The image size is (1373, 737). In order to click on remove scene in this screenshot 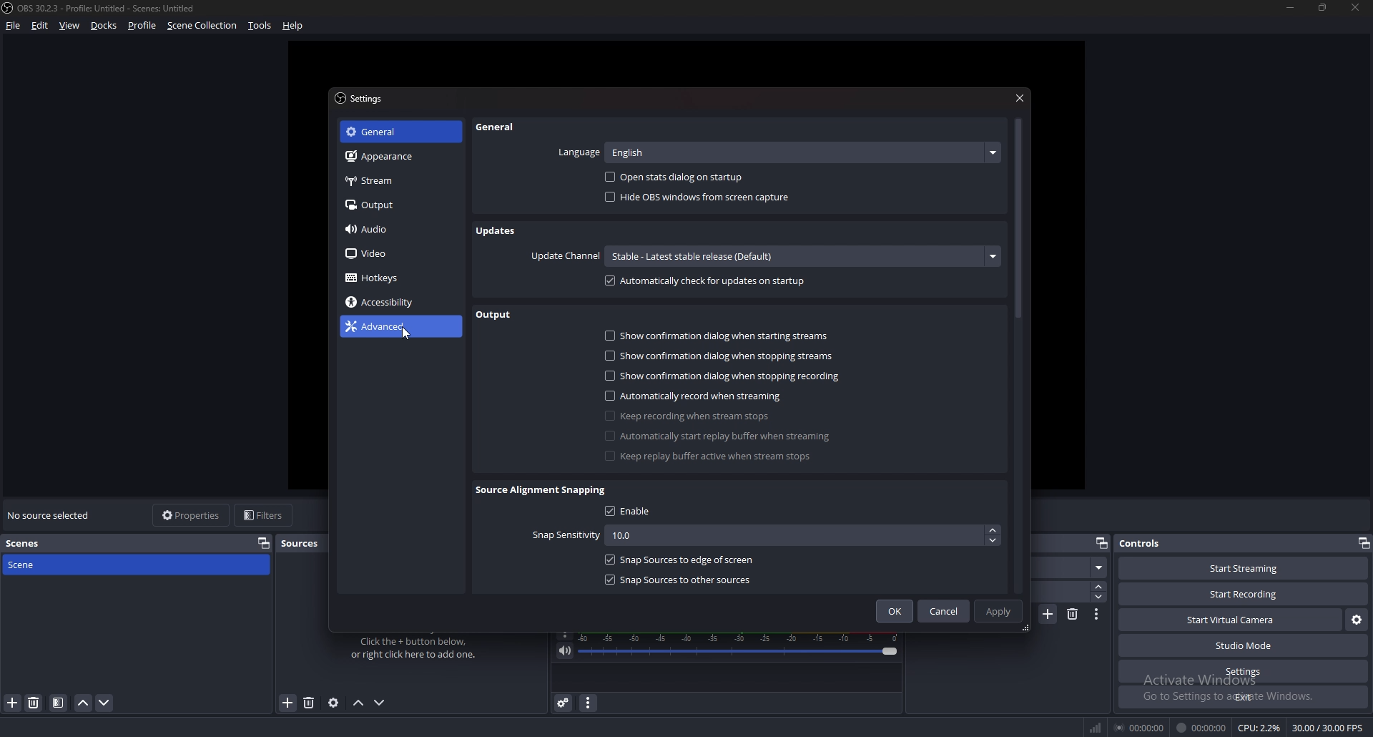, I will do `click(1073, 615)`.